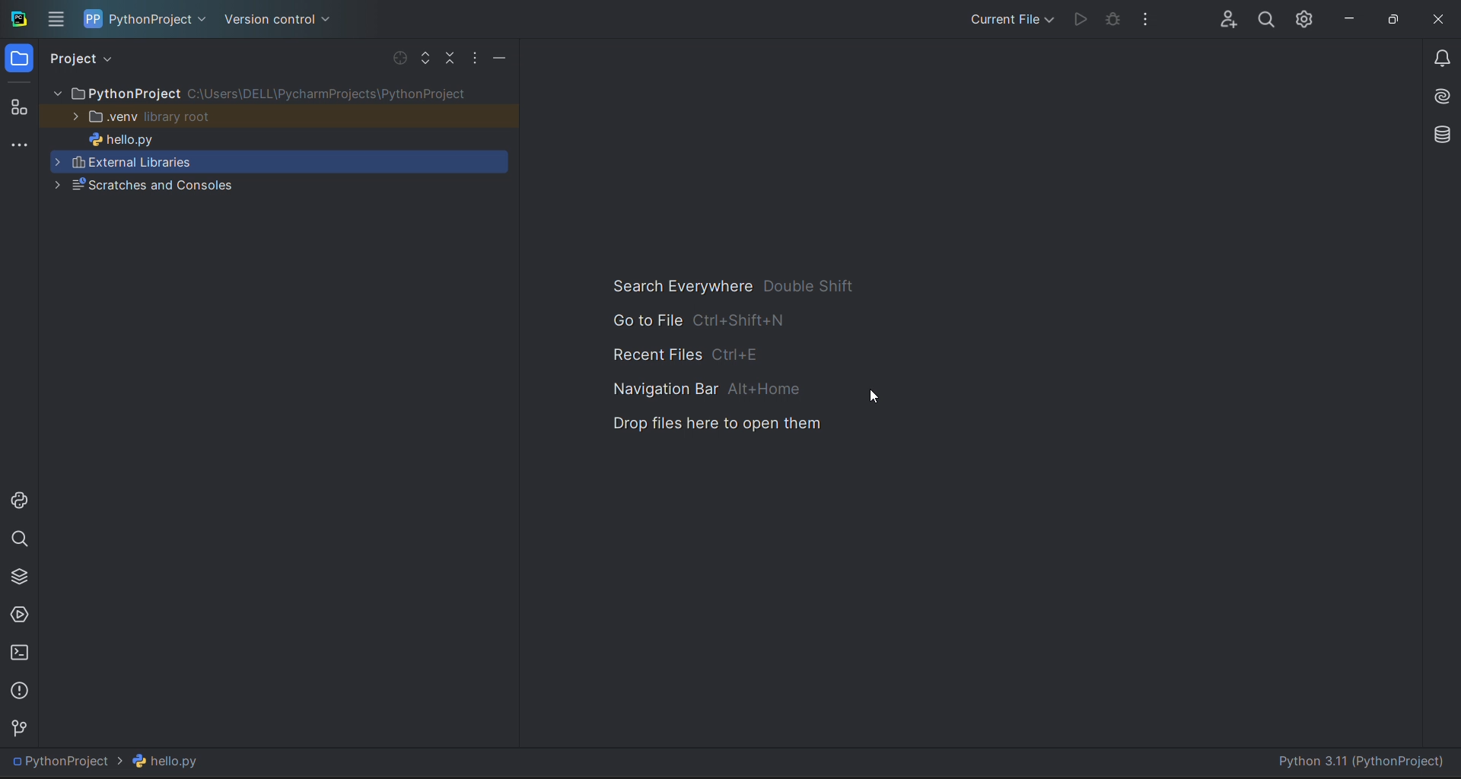 Image resolution: width=1461 pixels, height=779 pixels. I want to click on close, so click(1437, 15).